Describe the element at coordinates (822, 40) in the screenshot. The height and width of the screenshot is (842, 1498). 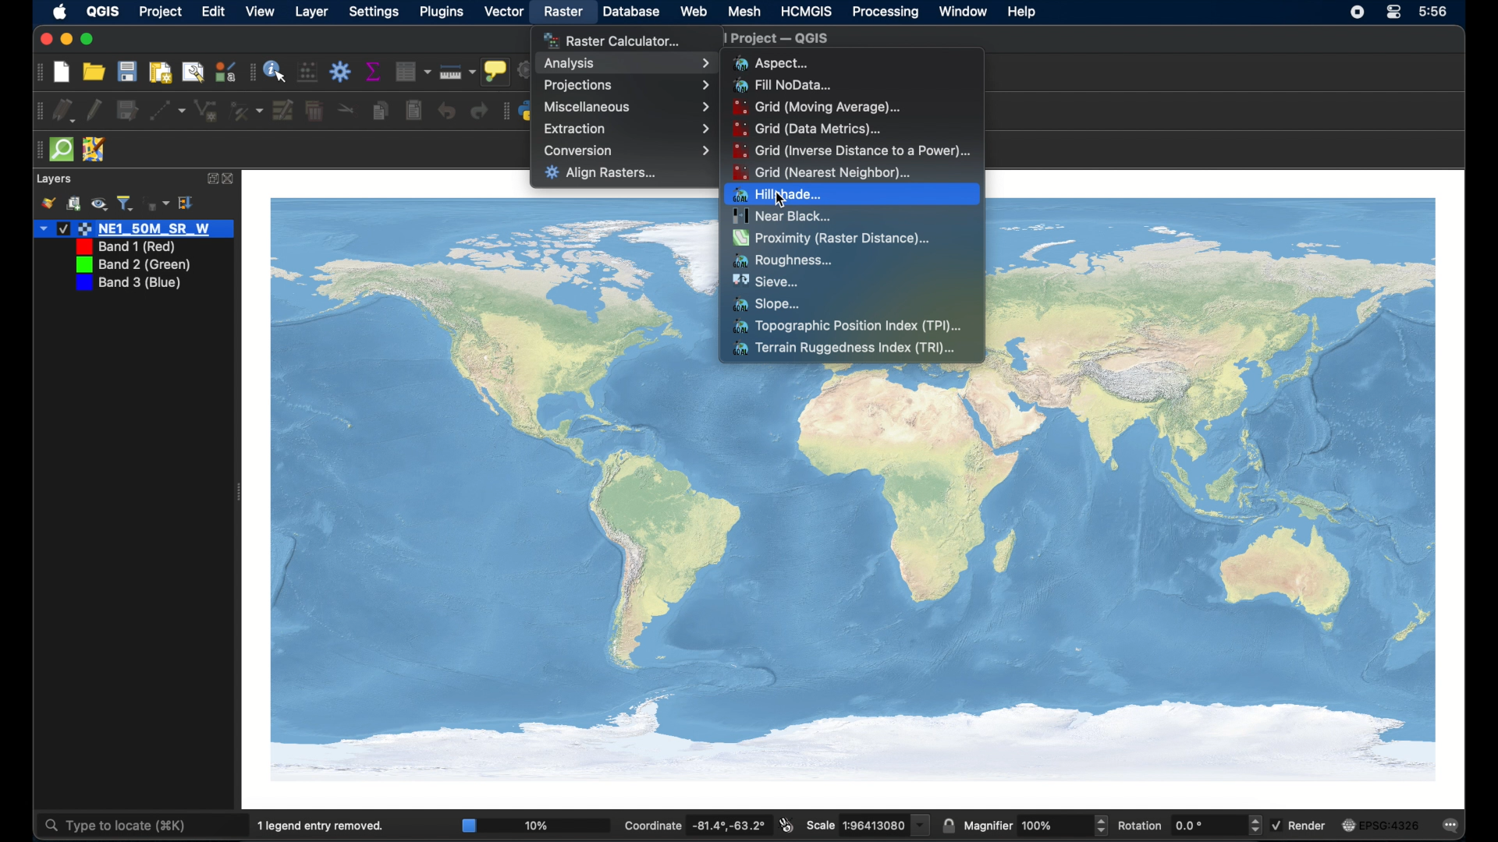
I see `Project - QGIS` at that location.